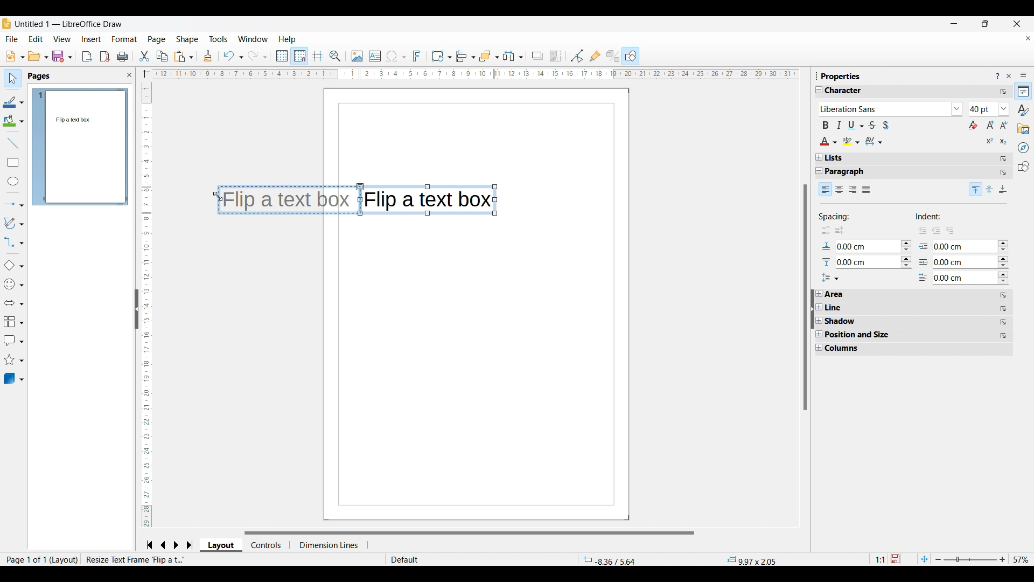 This screenshot has height=582, width=1034. What do you see at coordinates (854, 308) in the screenshot?
I see `Line property` at bounding box center [854, 308].